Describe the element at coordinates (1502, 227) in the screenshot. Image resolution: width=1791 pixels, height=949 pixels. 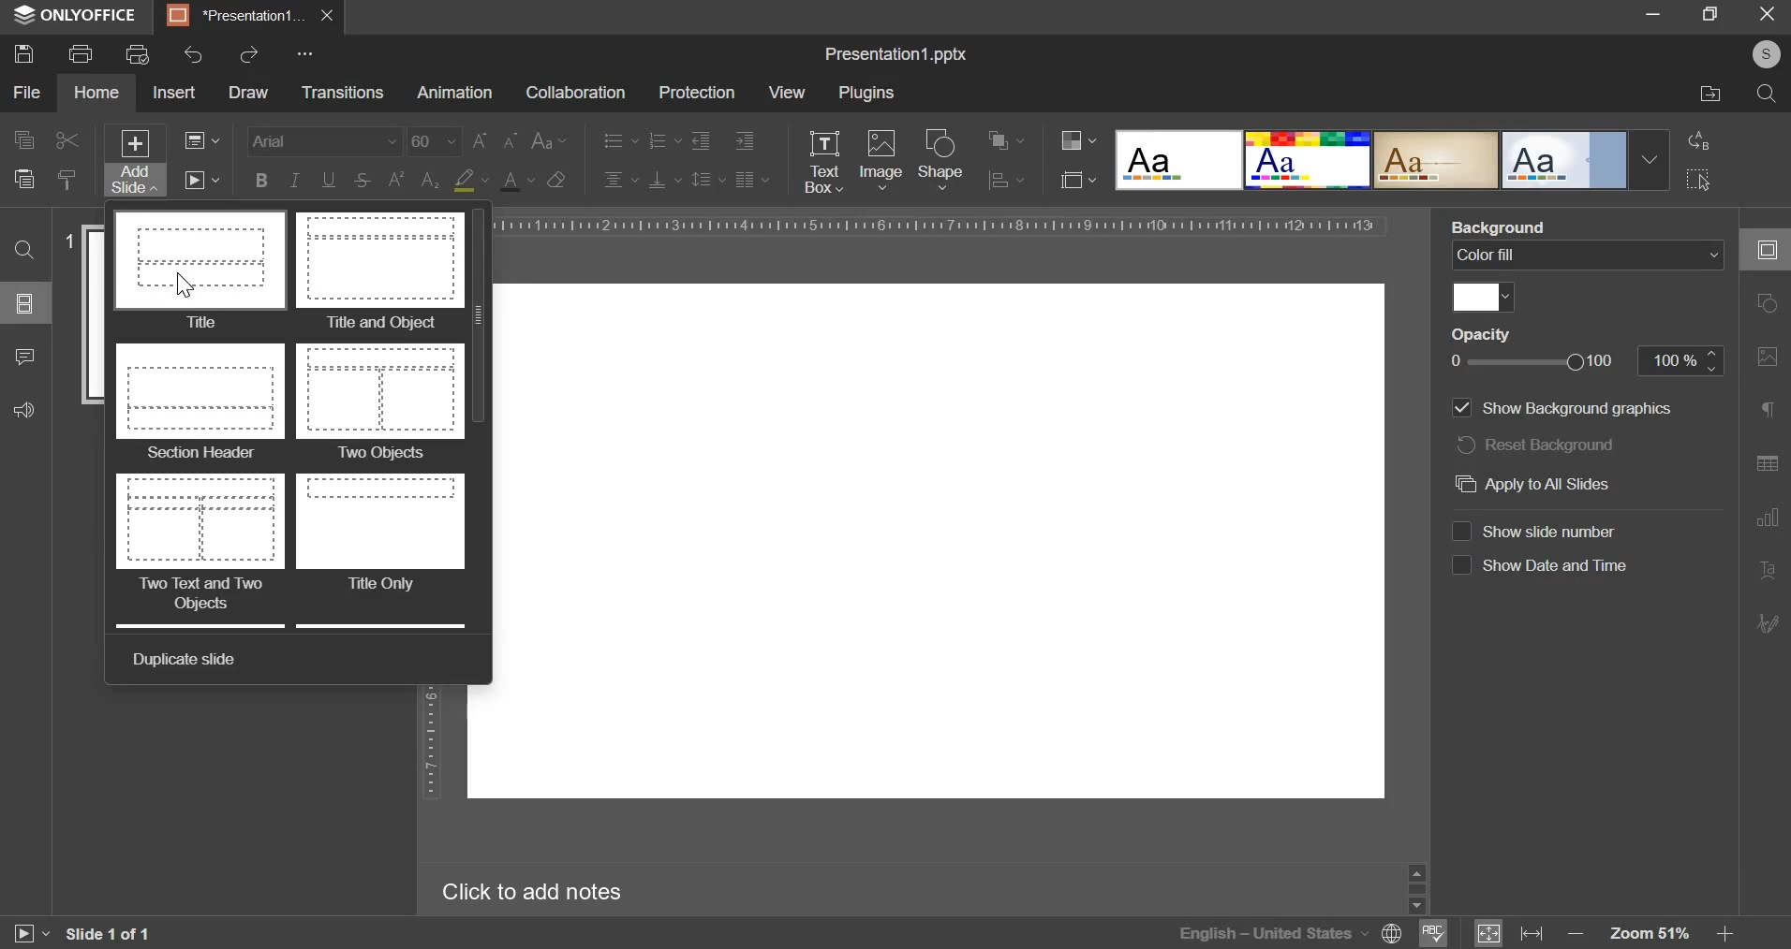
I see `background` at that location.